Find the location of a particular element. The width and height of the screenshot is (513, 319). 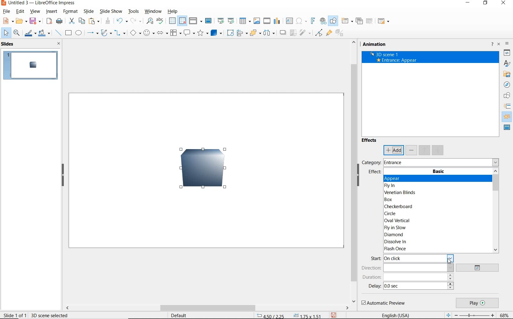

HIDE is located at coordinates (361, 178).